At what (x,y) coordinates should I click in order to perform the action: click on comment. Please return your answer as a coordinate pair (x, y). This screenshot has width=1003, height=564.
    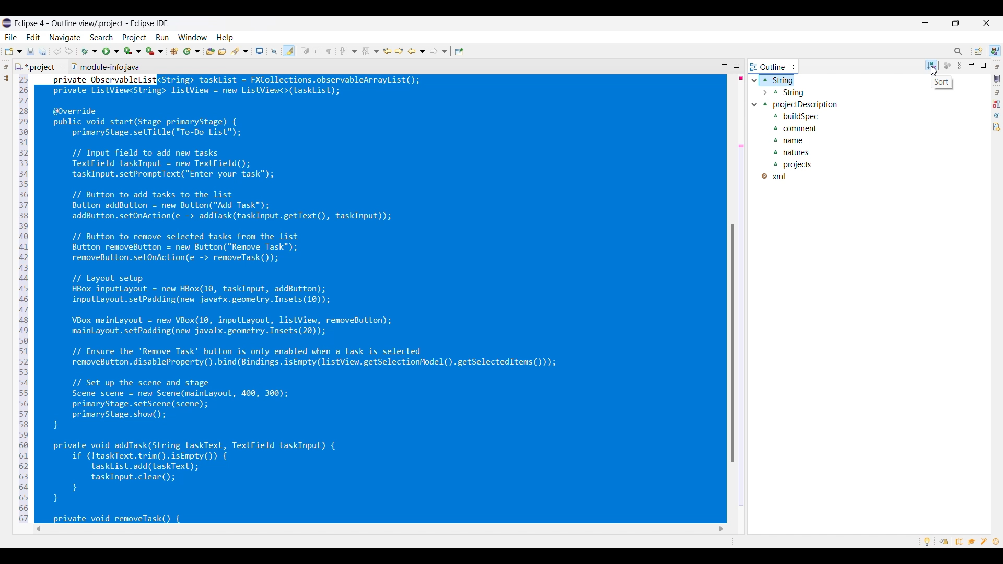
    Looking at the image, I should click on (796, 129).